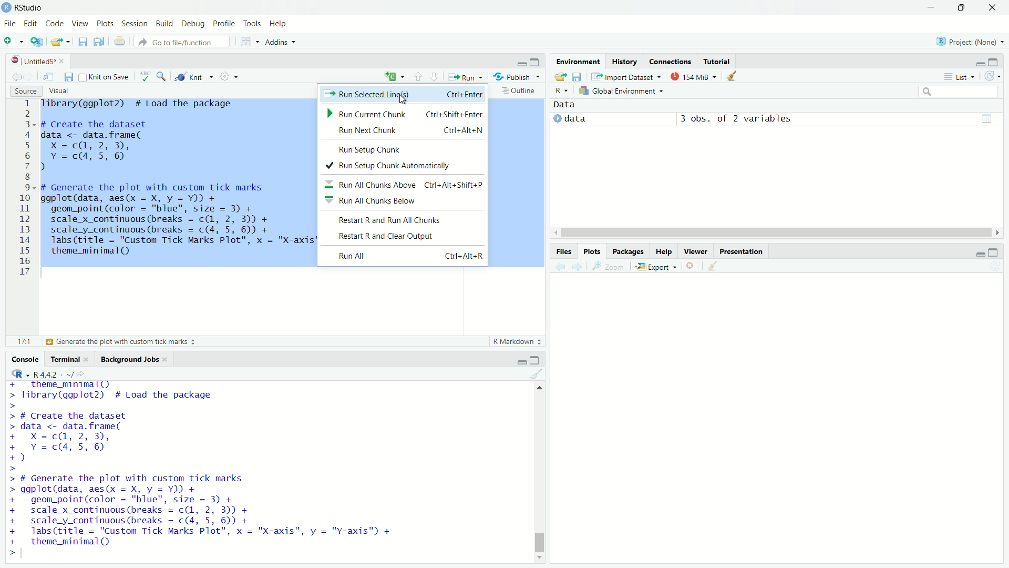 The height and width of the screenshot is (568, 1009). What do you see at coordinates (540, 390) in the screenshot?
I see `move up` at bounding box center [540, 390].